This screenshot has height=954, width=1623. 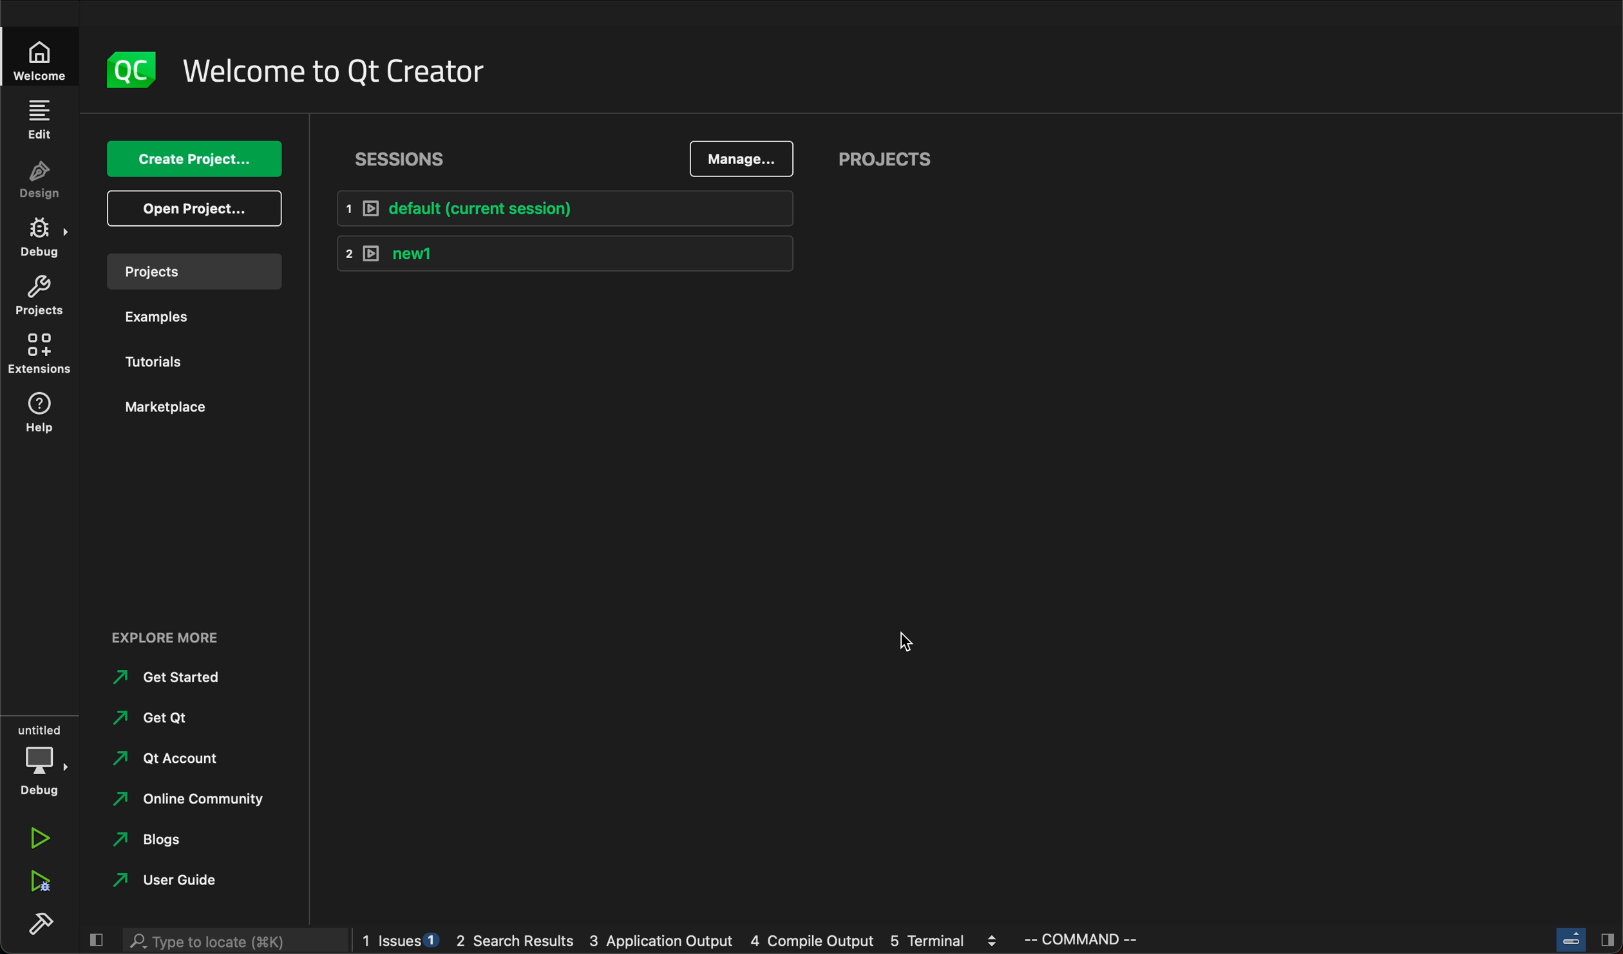 What do you see at coordinates (168, 758) in the screenshot?
I see `account` at bounding box center [168, 758].